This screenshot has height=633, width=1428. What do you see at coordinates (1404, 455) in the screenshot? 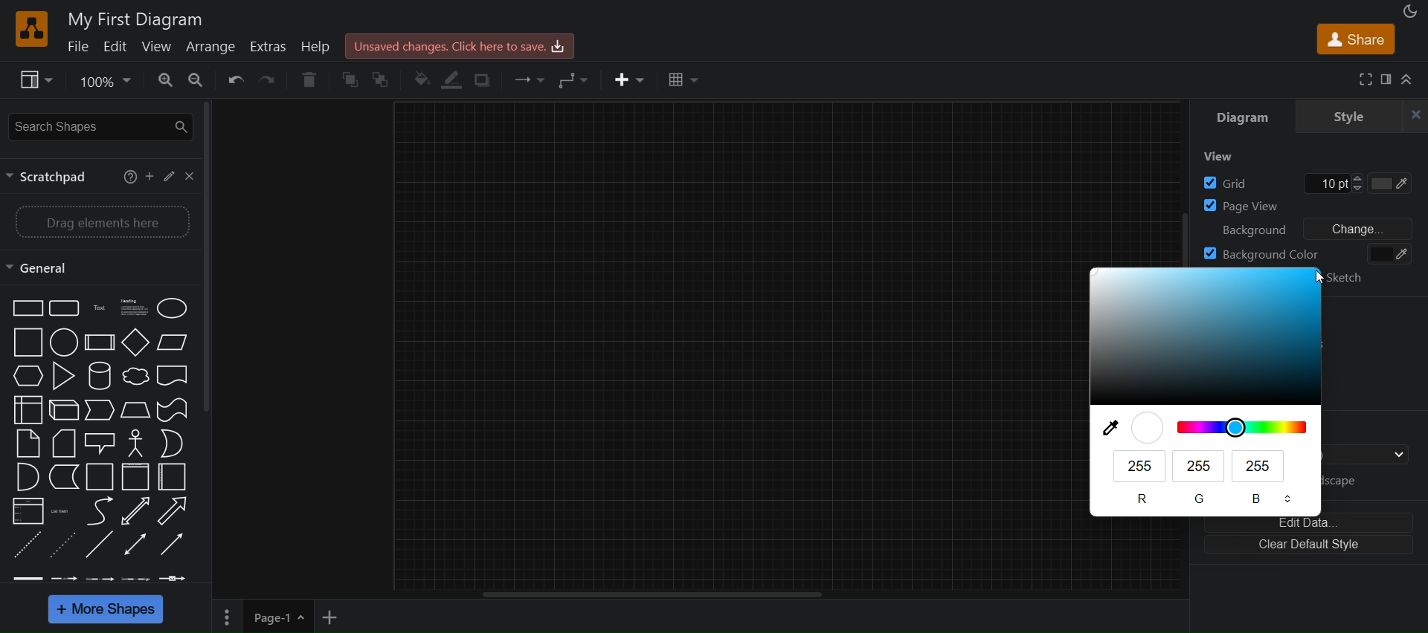
I see `drop down` at bounding box center [1404, 455].